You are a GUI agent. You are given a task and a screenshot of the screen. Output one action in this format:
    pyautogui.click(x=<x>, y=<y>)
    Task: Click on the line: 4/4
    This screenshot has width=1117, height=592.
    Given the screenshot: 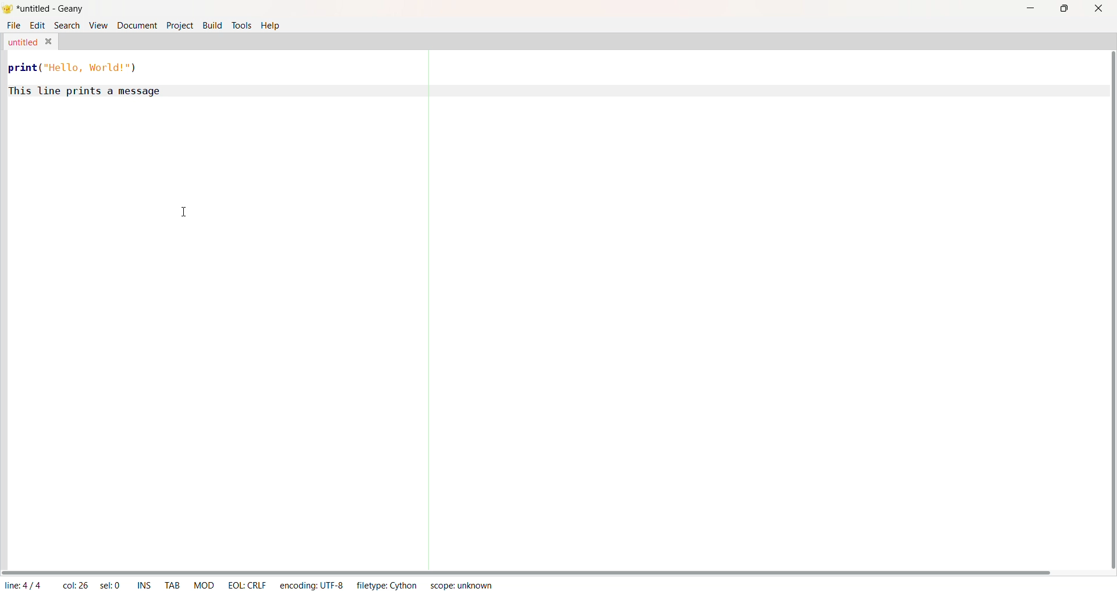 What is the action you would take?
    pyautogui.click(x=24, y=584)
    